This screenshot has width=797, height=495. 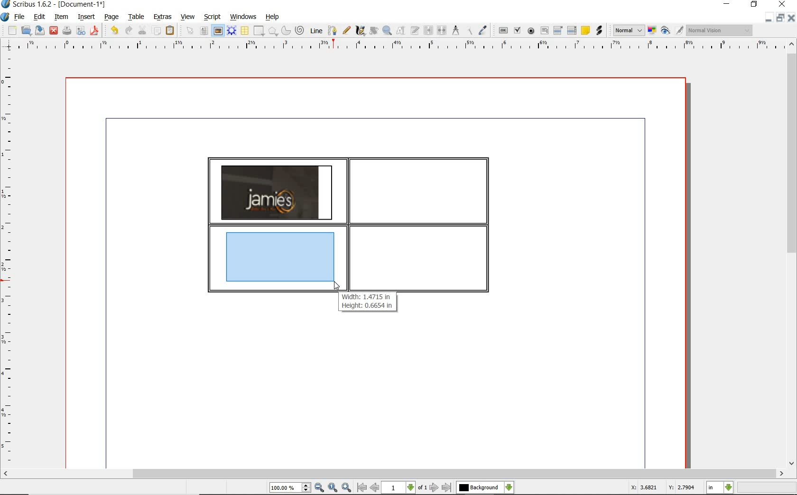 What do you see at coordinates (361, 488) in the screenshot?
I see `go to first page` at bounding box center [361, 488].